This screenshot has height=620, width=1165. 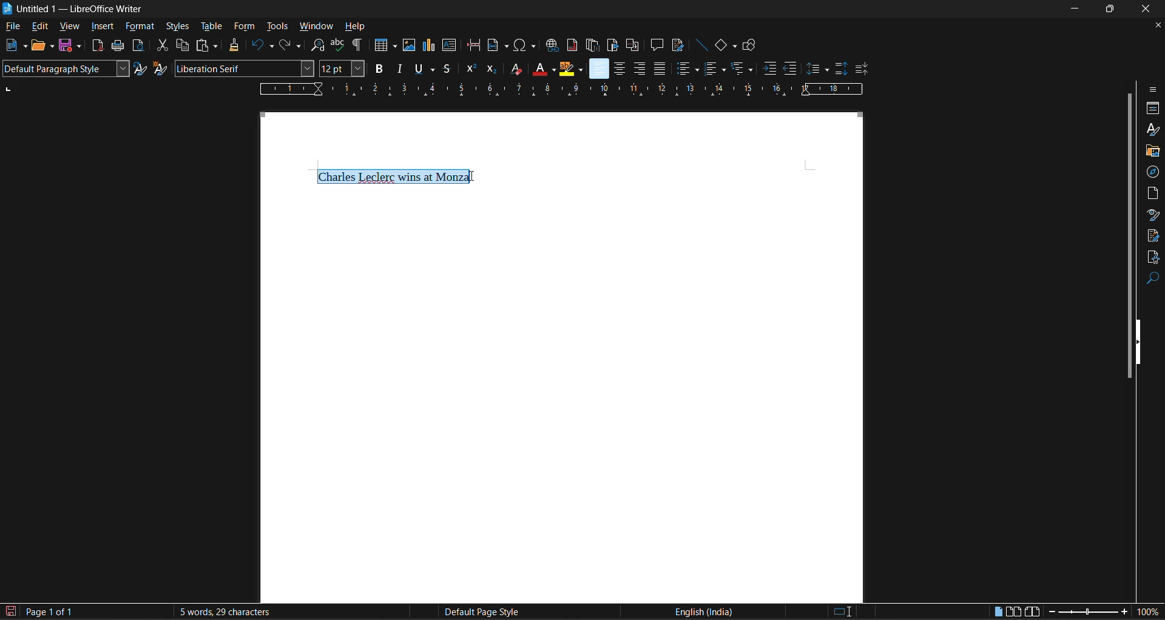 I want to click on justified, so click(x=658, y=68).